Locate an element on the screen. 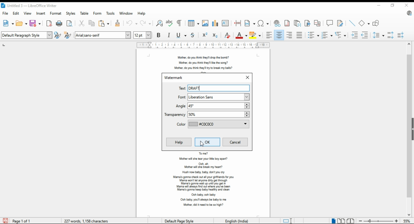 The width and height of the screenshot is (414, 224). simple shapes is located at coordinates (364, 23).